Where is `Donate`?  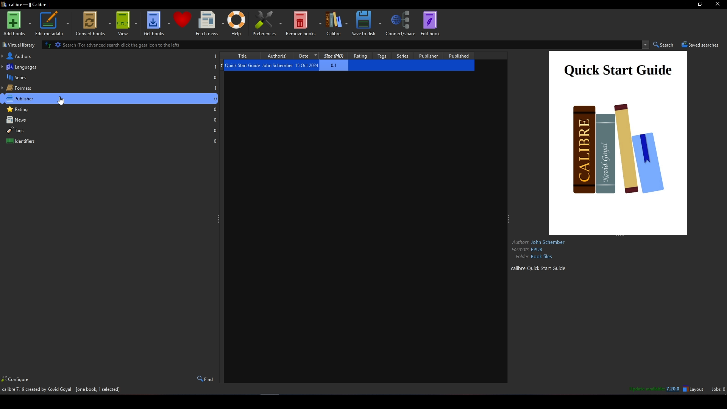
Donate is located at coordinates (183, 20).